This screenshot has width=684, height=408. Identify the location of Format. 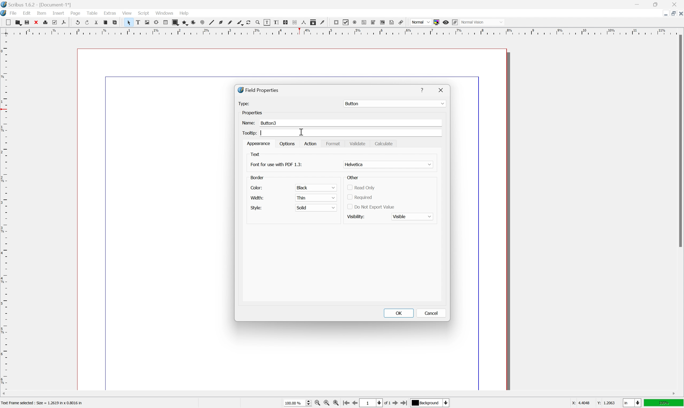
(334, 144).